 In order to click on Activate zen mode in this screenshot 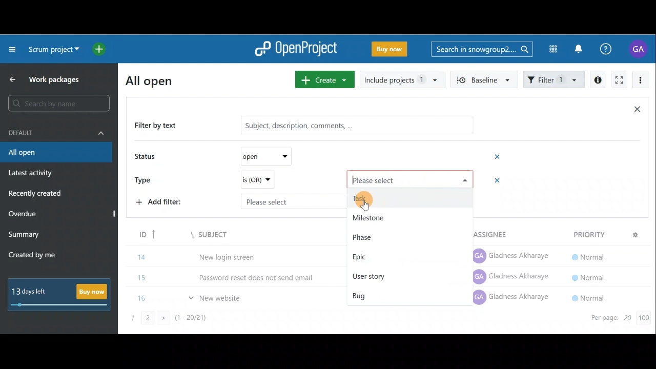, I will do `click(618, 80)`.